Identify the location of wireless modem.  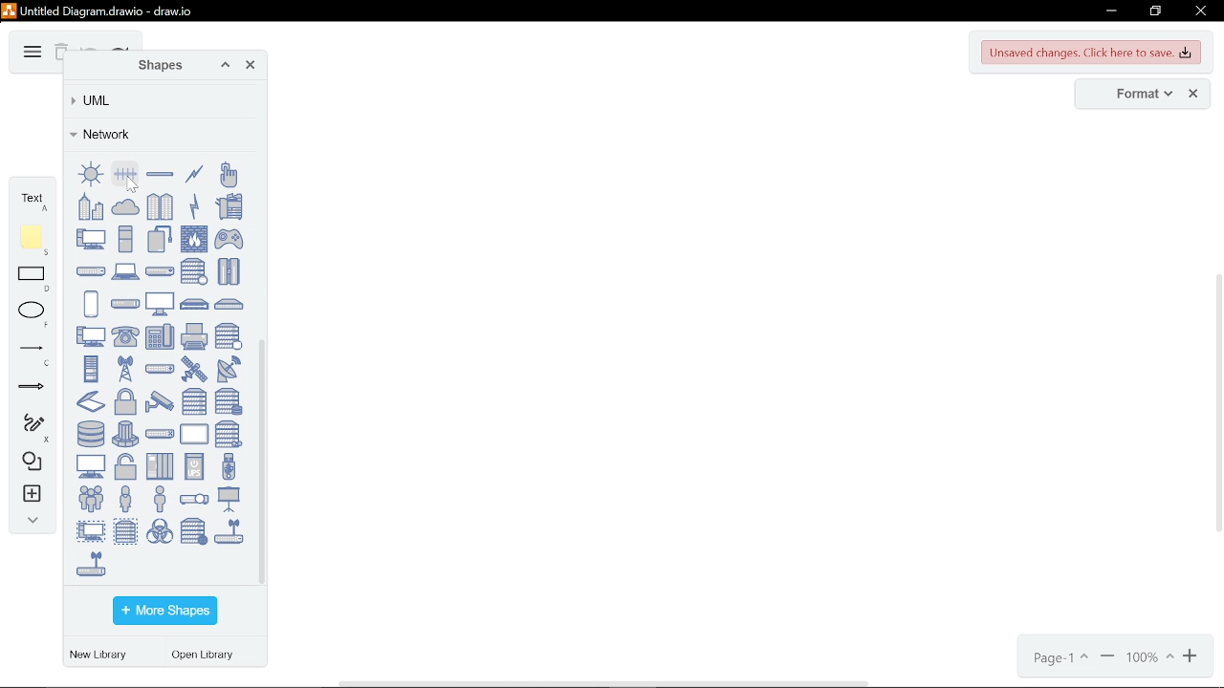
(91, 563).